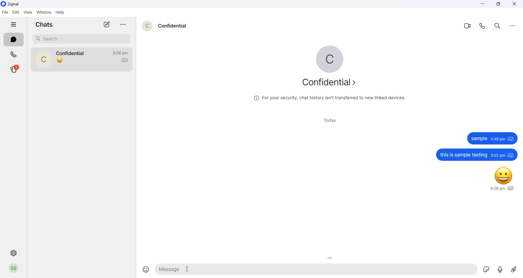 This screenshot has width=523, height=278. I want to click on calls, so click(14, 55).